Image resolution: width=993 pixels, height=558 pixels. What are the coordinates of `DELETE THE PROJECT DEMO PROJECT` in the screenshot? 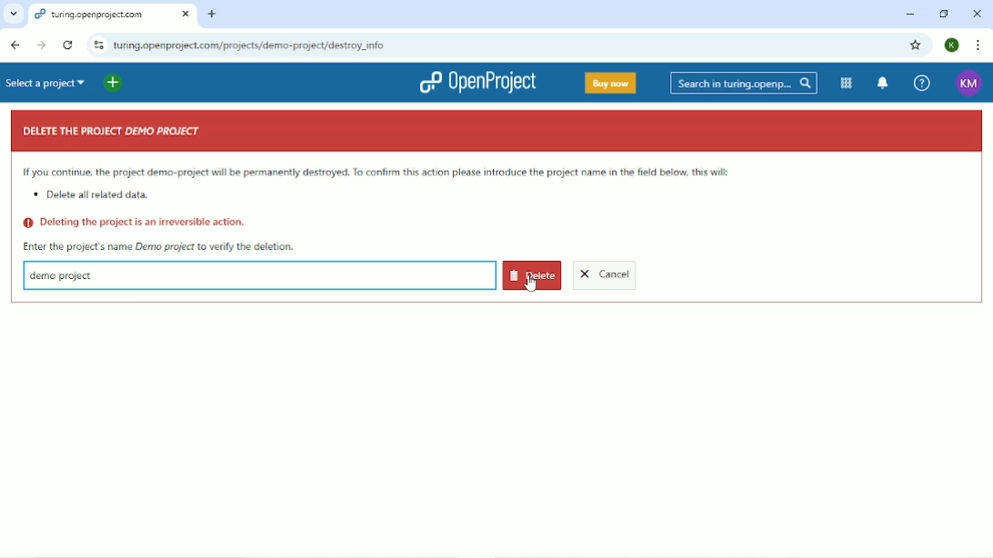 It's located at (114, 132).